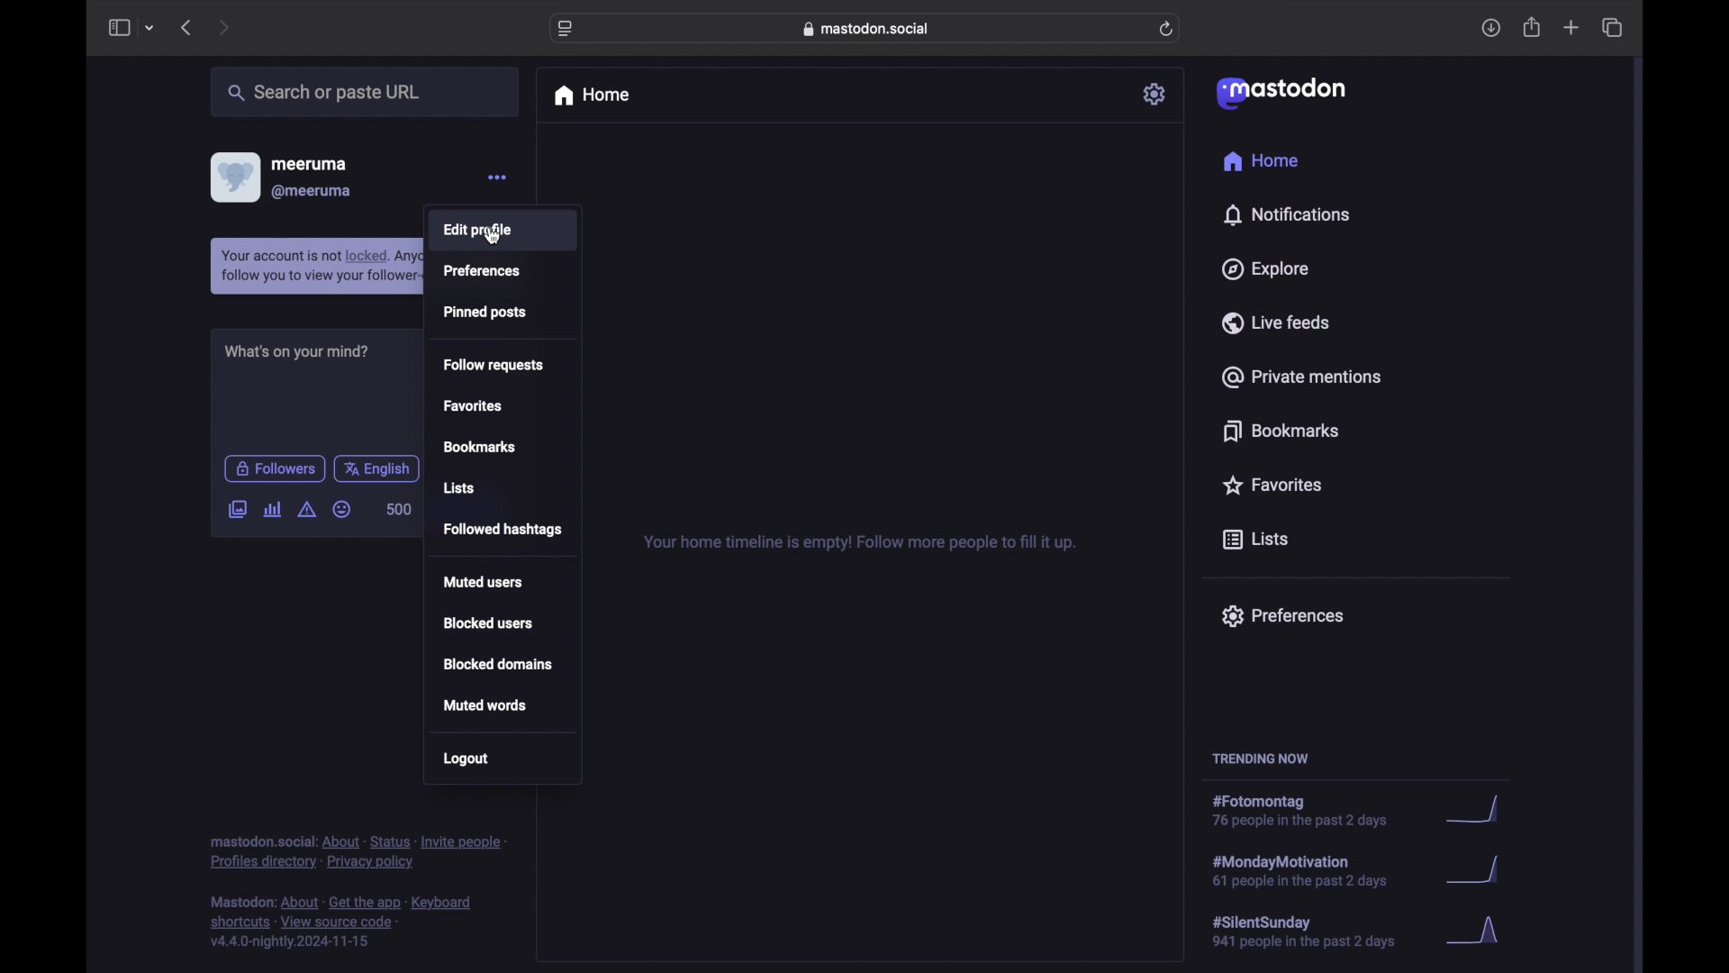  What do you see at coordinates (186, 28) in the screenshot?
I see `back` at bounding box center [186, 28].